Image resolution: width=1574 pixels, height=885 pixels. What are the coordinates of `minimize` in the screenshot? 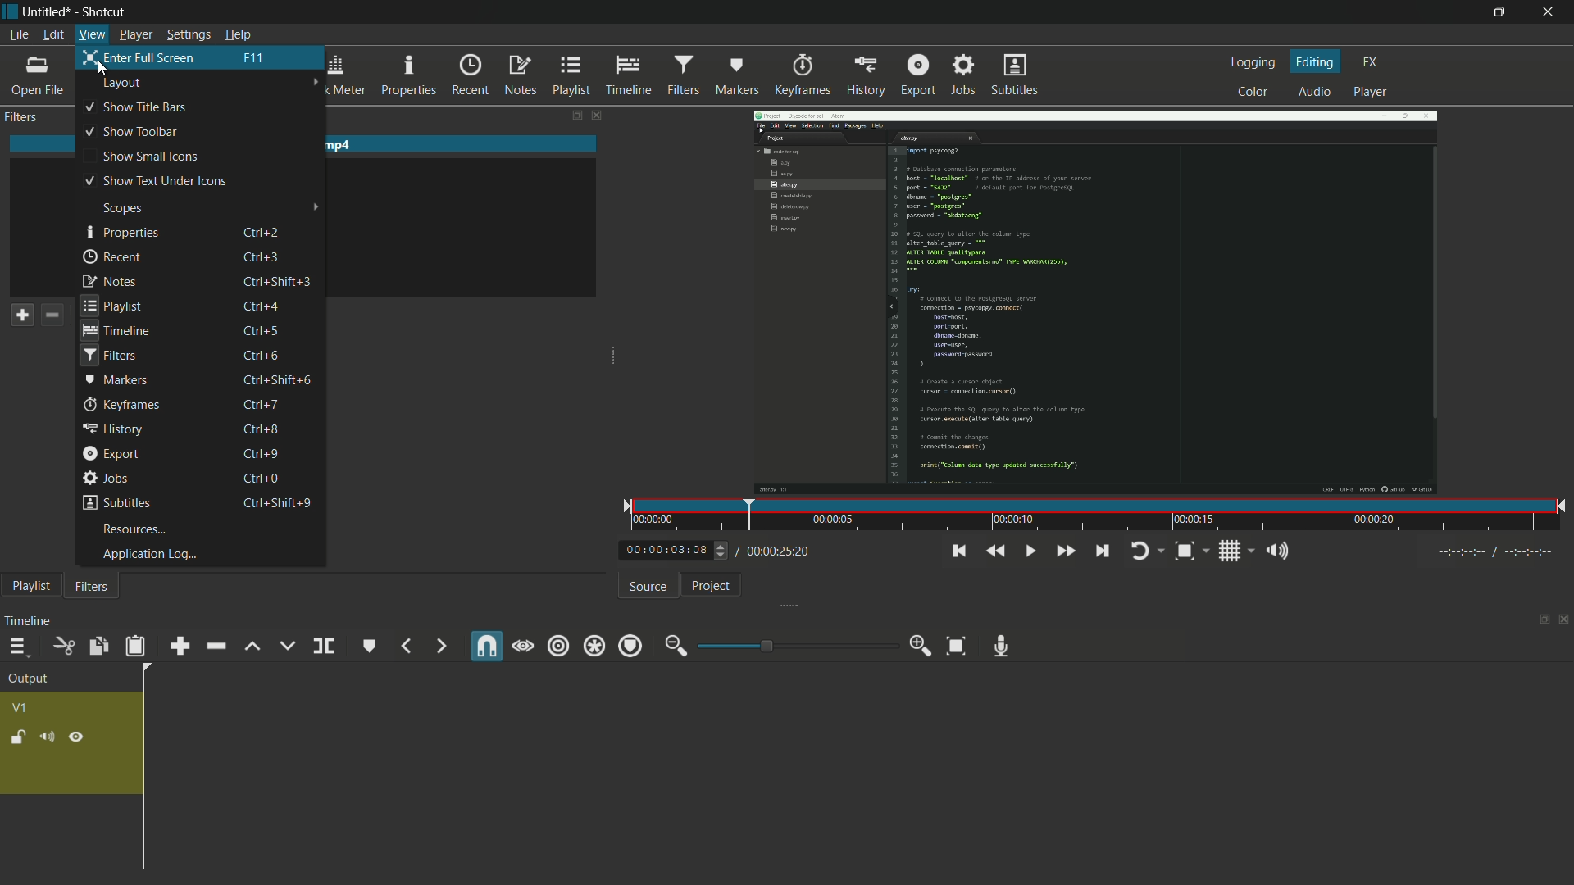 It's located at (1452, 12).